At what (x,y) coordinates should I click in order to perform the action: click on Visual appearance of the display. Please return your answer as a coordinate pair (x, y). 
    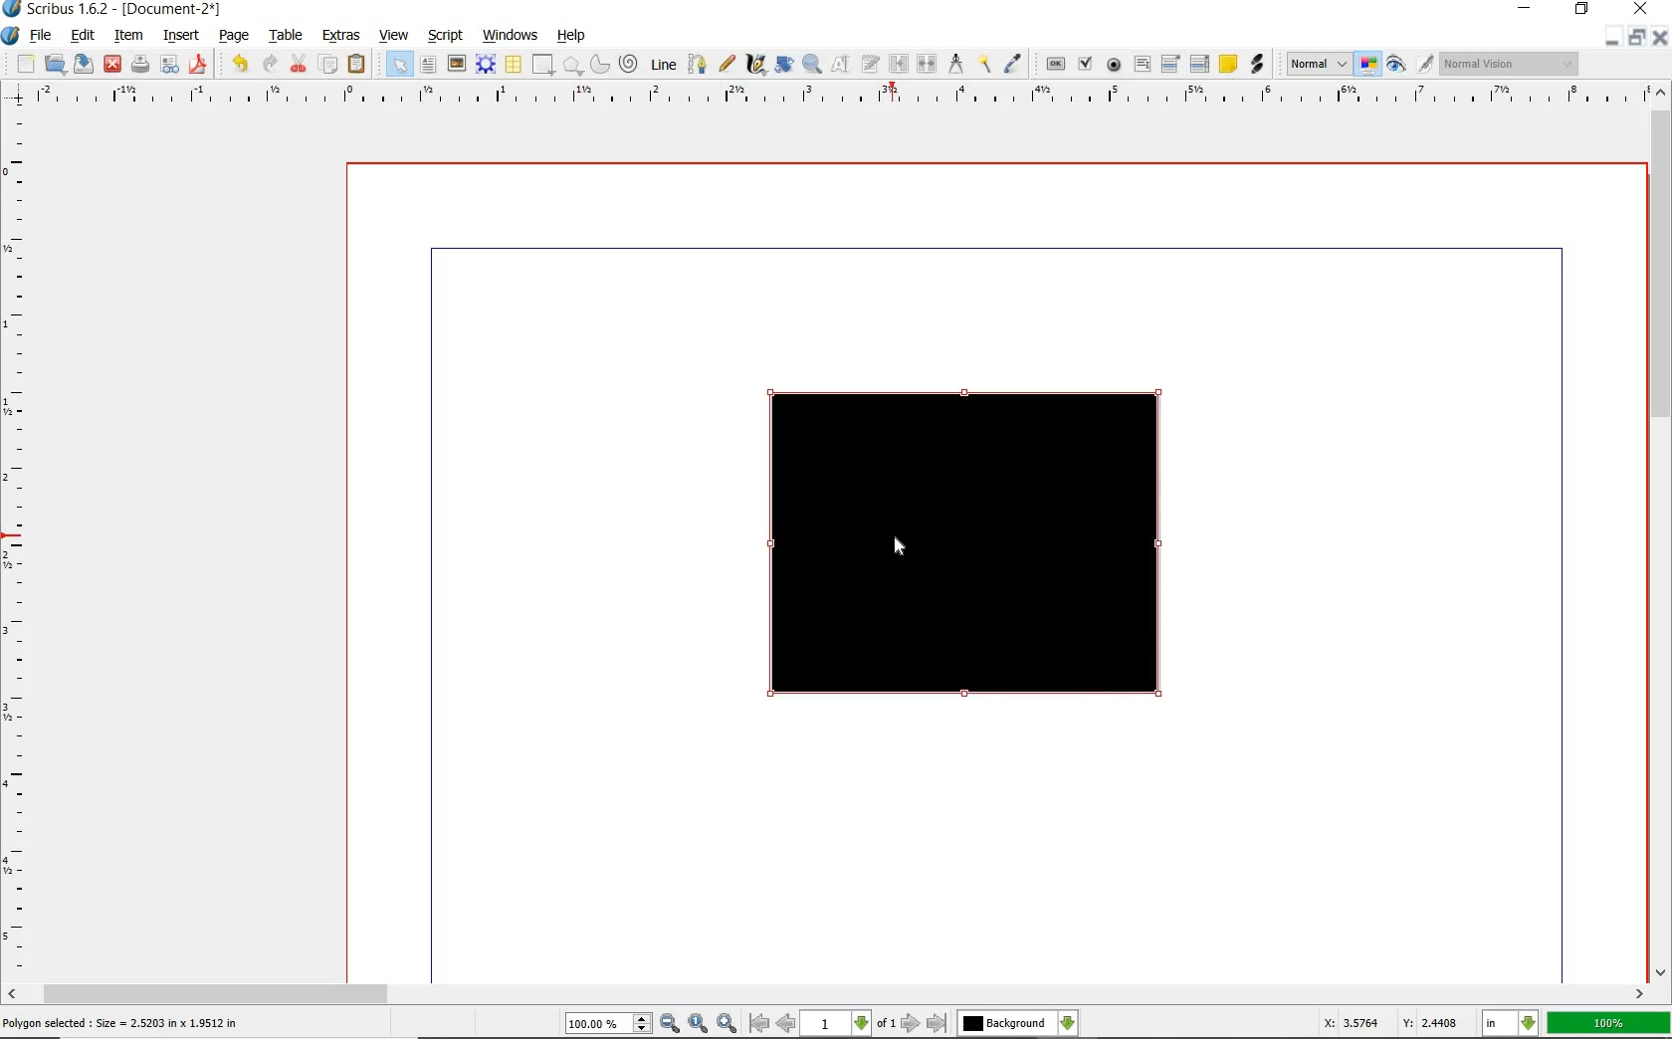
    Looking at the image, I should click on (1510, 65).